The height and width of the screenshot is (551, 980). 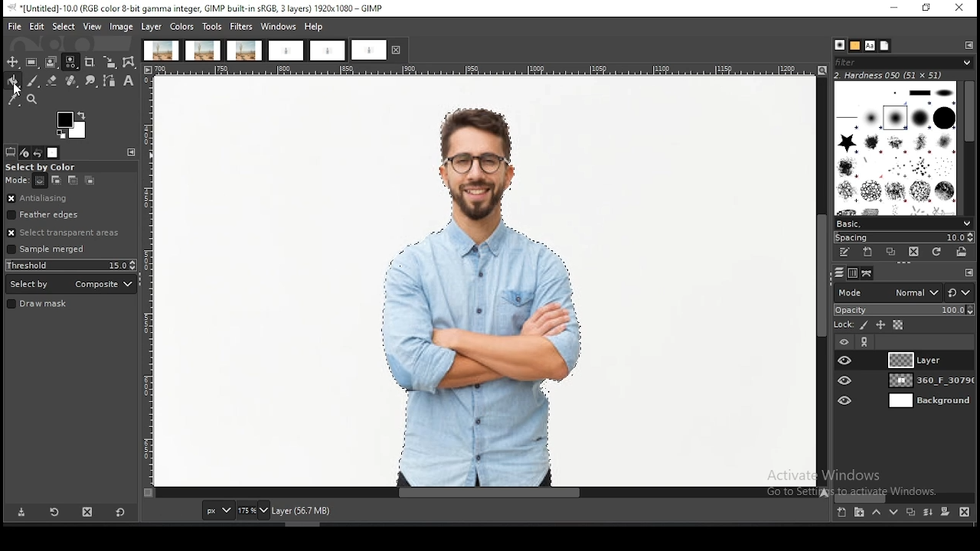 What do you see at coordinates (839, 45) in the screenshot?
I see `brushes` at bounding box center [839, 45].